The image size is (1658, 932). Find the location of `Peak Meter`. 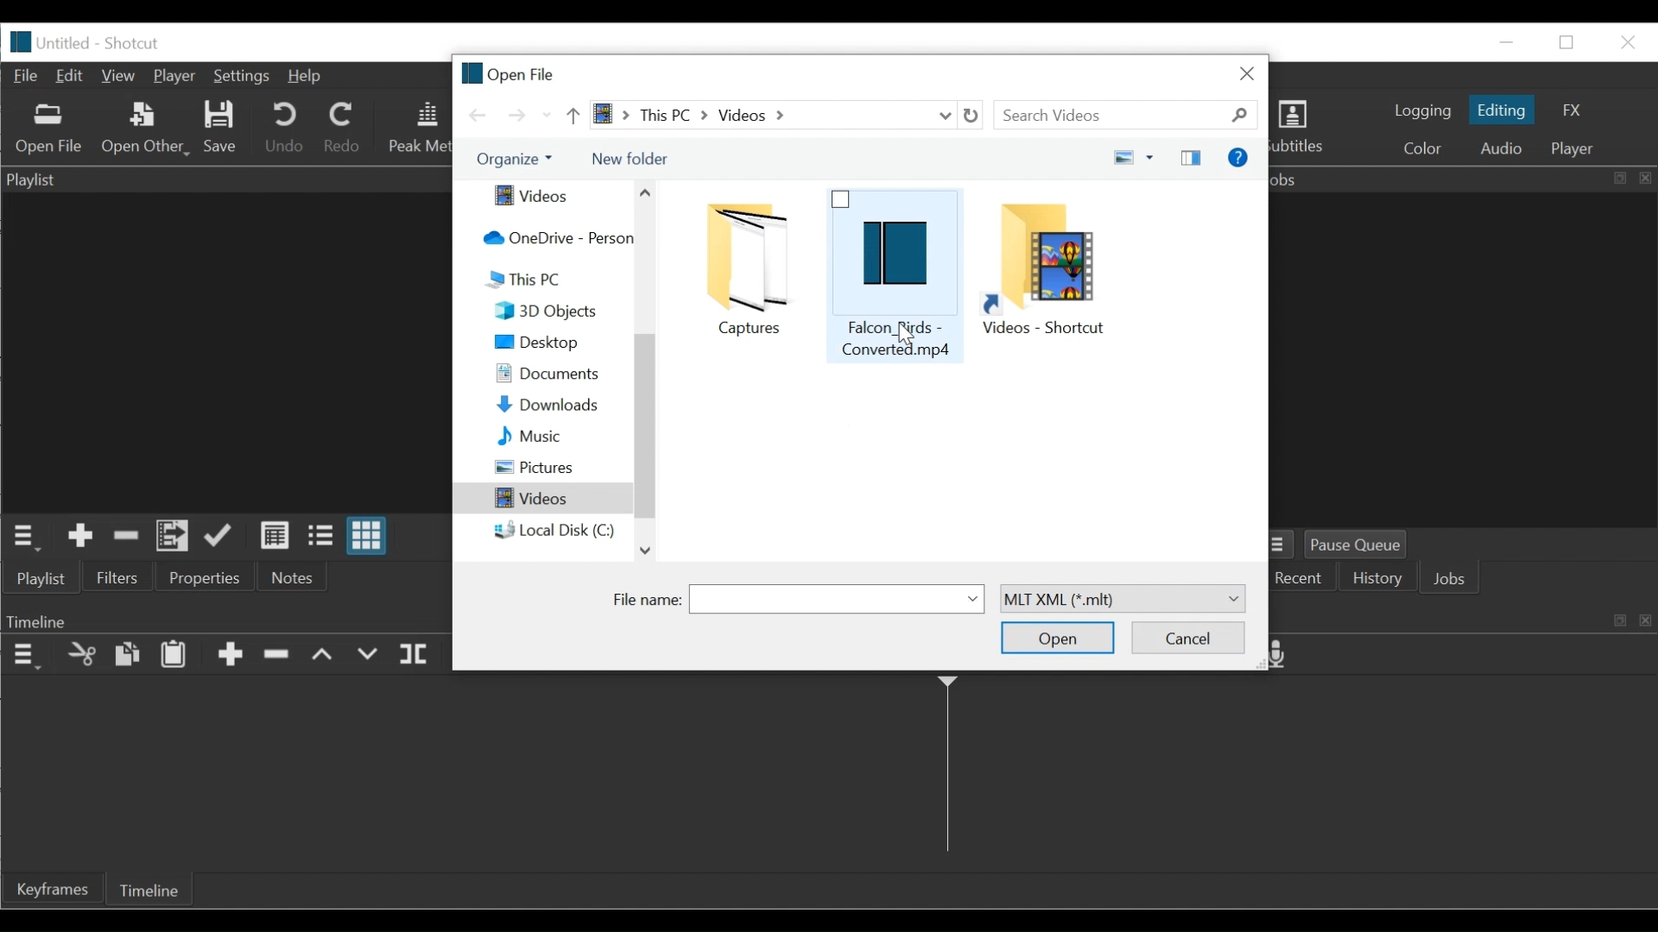

Peak Meter is located at coordinates (419, 129).